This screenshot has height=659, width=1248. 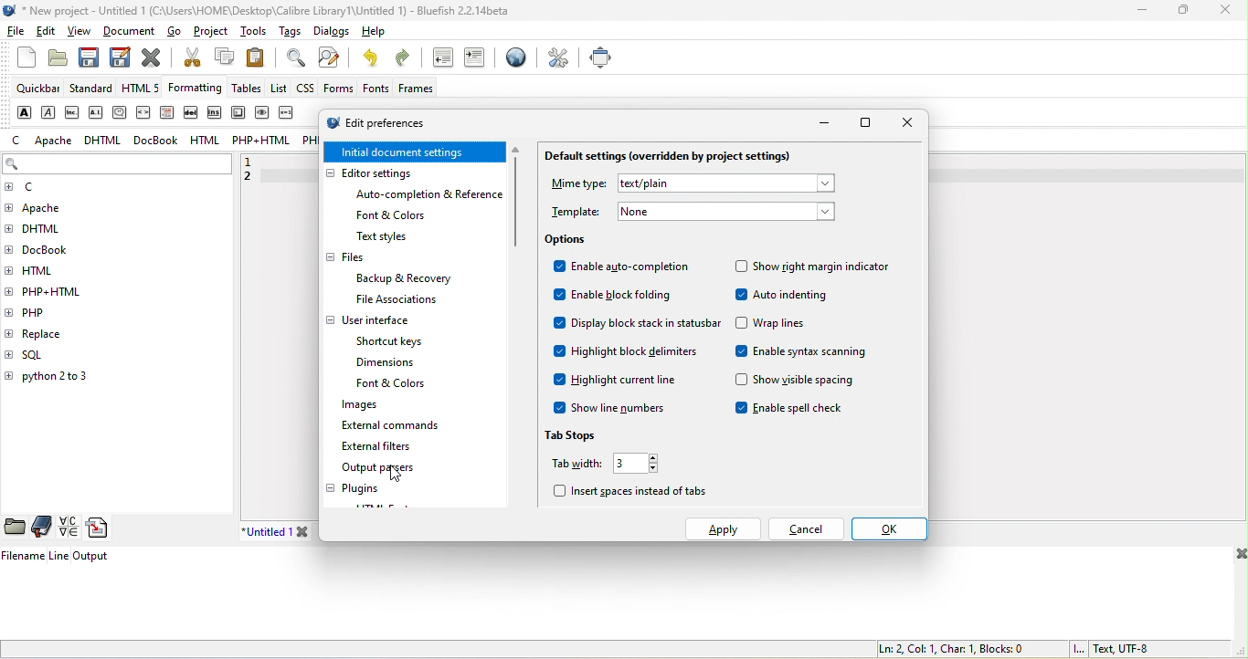 I want to click on files, so click(x=347, y=259).